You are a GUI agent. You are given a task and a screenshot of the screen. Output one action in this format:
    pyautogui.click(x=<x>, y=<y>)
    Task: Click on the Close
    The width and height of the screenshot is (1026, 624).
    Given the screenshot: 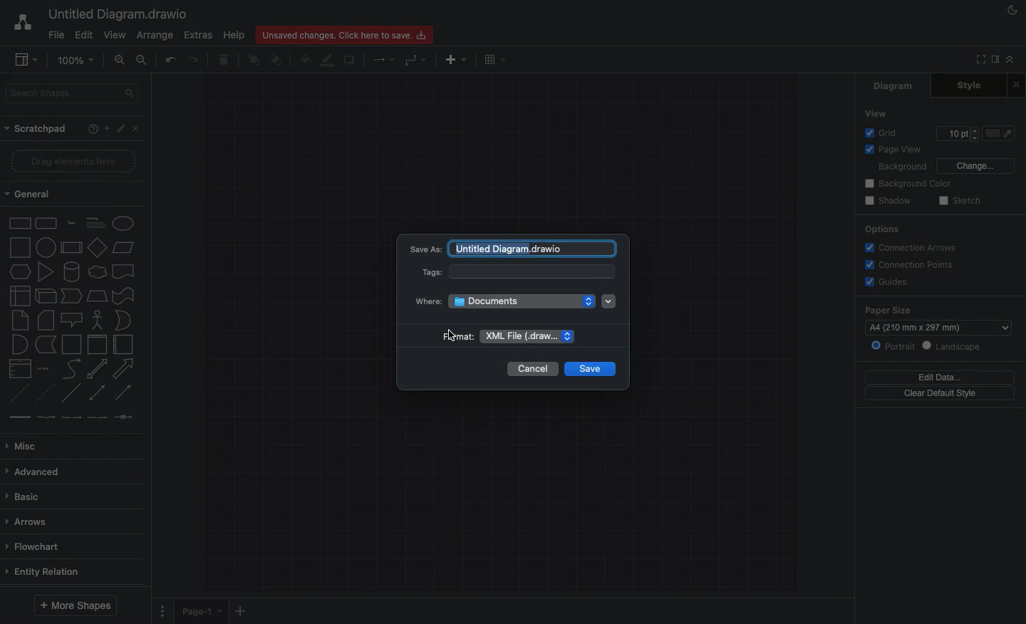 What is the action you would take?
    pyautogui.click(x=1017, y=85)
    